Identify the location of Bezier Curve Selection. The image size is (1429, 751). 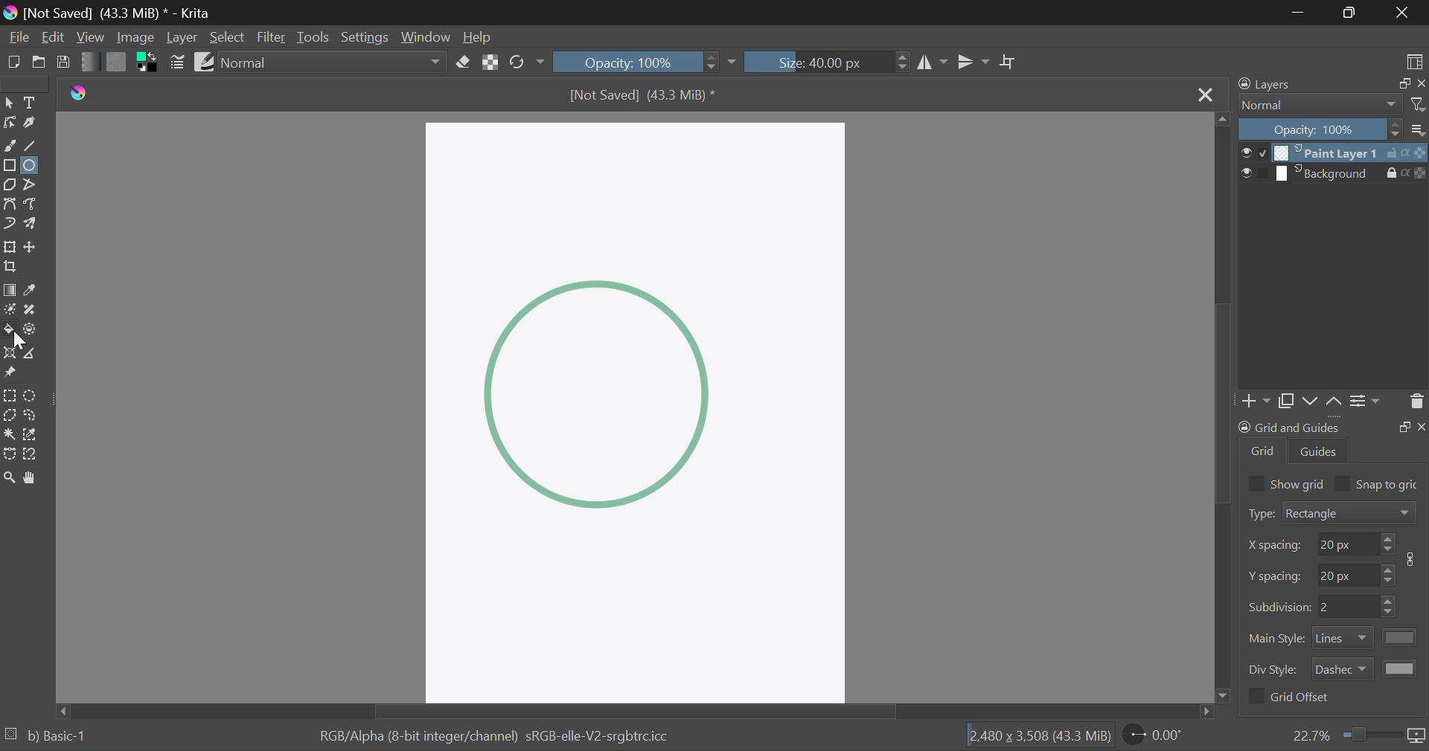
(9, 455).